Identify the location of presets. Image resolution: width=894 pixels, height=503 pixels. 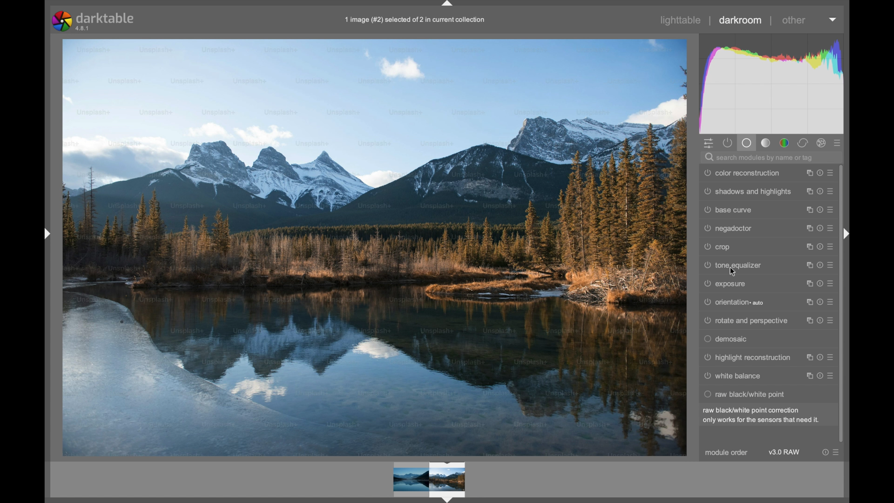
(833, 228).